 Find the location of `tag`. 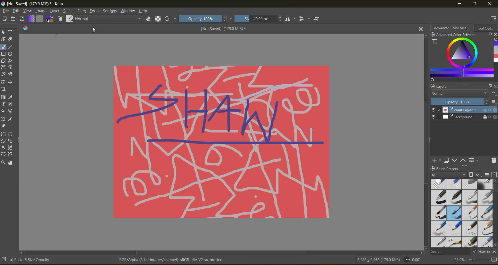

tag is located at coordinates (449, 175).